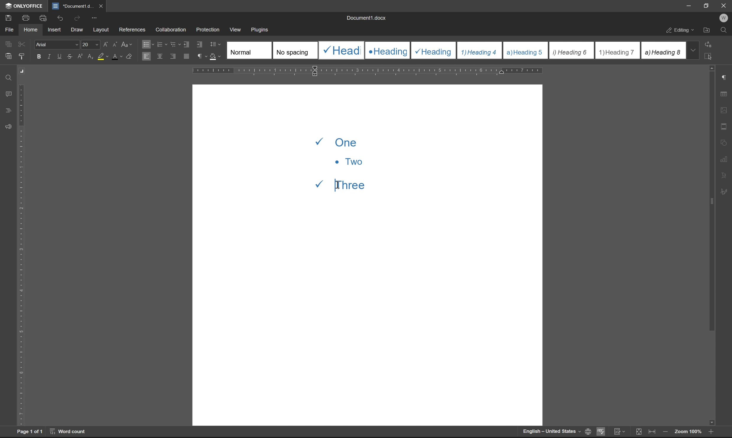 This screenshot has height=438, width=732. What do you see at coordinates (101, 30) in the screenshot?
I see `layout` at bounding box center [101, 30].